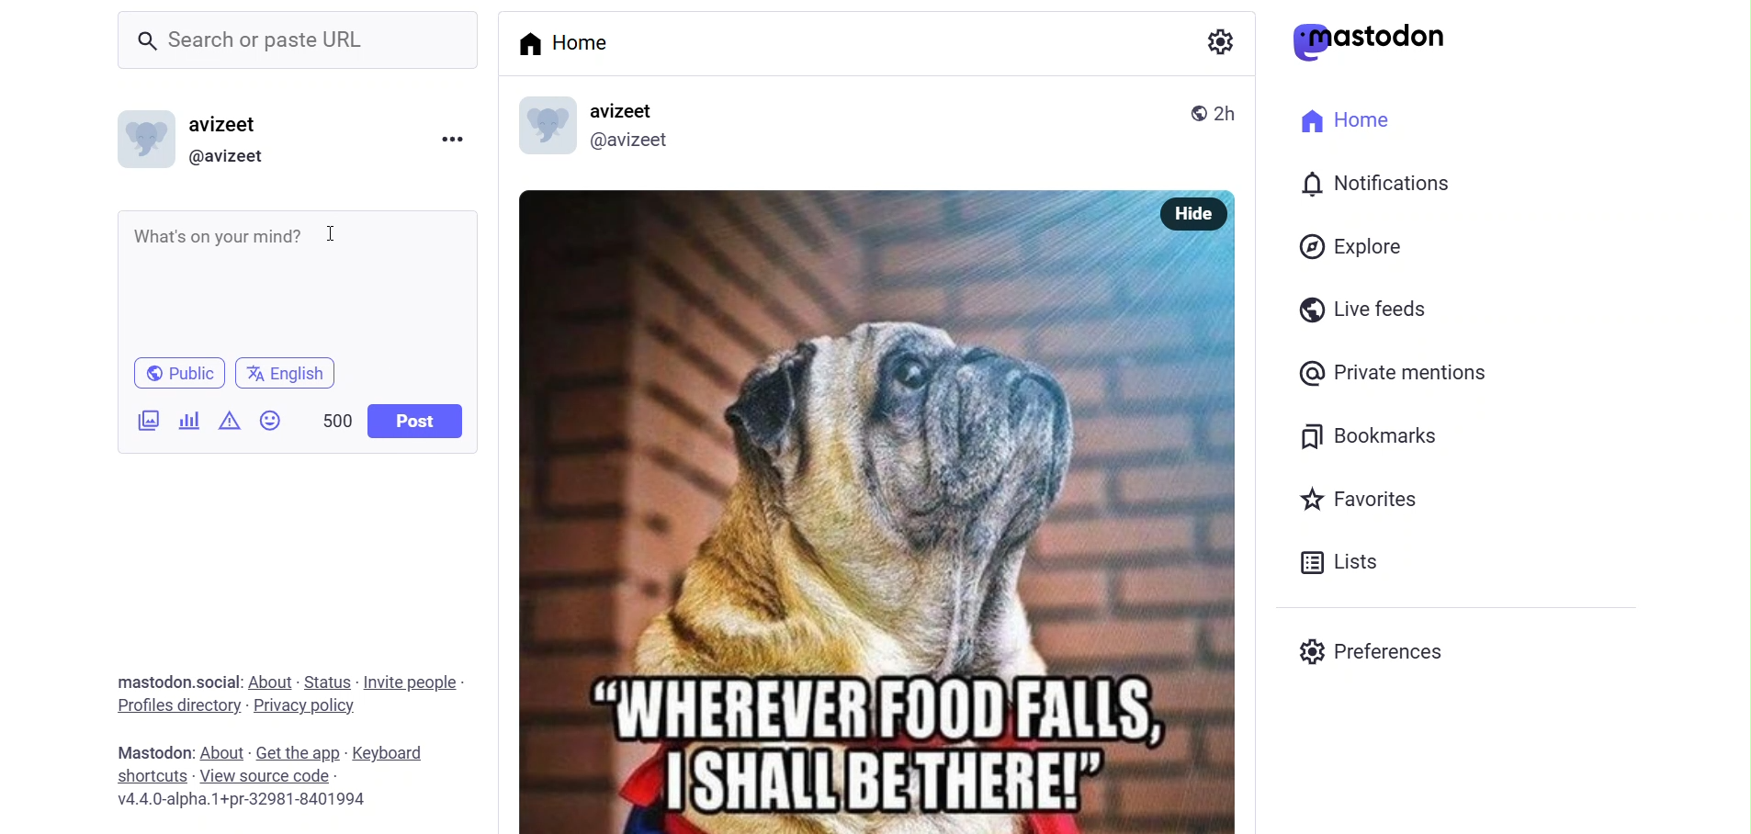  What do you see at coordinates (266, 774) in the screenshot?
I see `source code` at bounding box center [266, 774].